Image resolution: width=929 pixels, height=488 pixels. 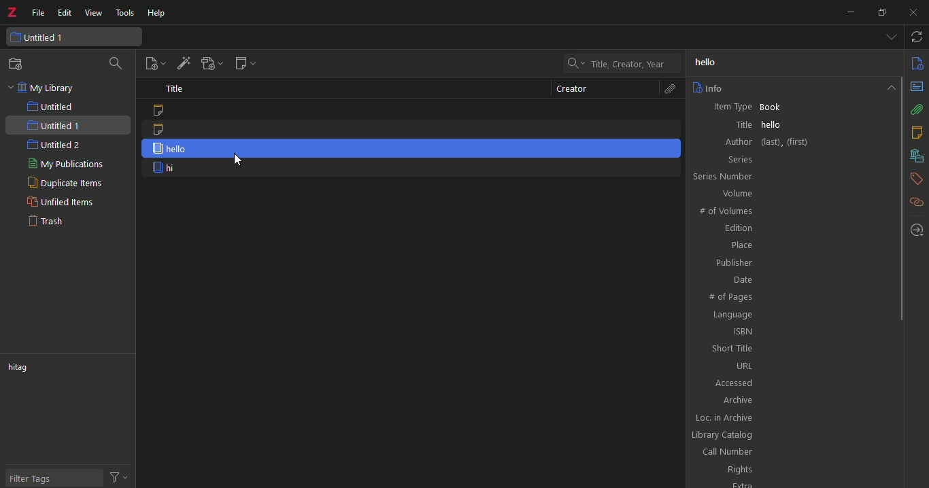 What do you see at coordinates (15, 65) in the screenshot?
I see `new collection` at bounding box center [15, 65].